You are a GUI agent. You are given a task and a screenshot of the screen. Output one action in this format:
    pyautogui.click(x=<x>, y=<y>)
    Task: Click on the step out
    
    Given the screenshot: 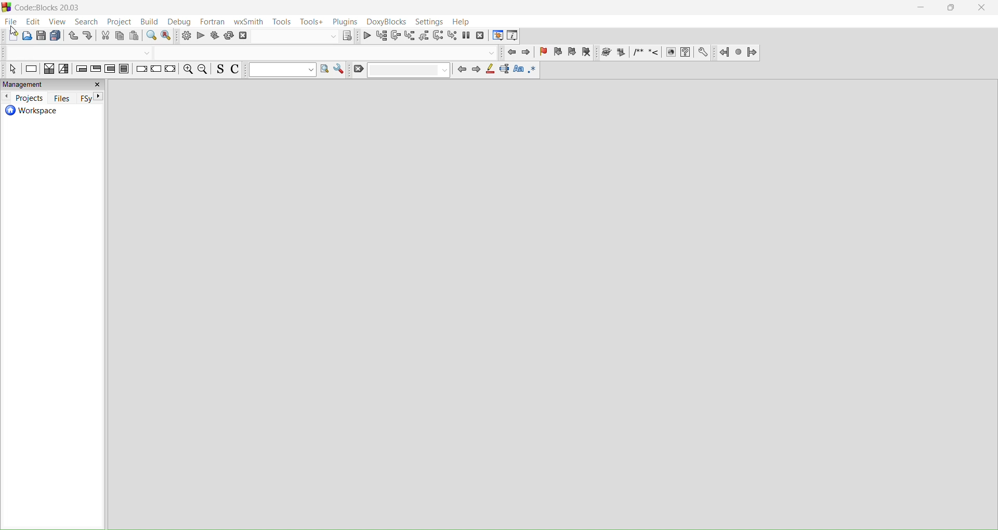 What is the action you would take?
    pyautogui.click(x=423, y=36)
    